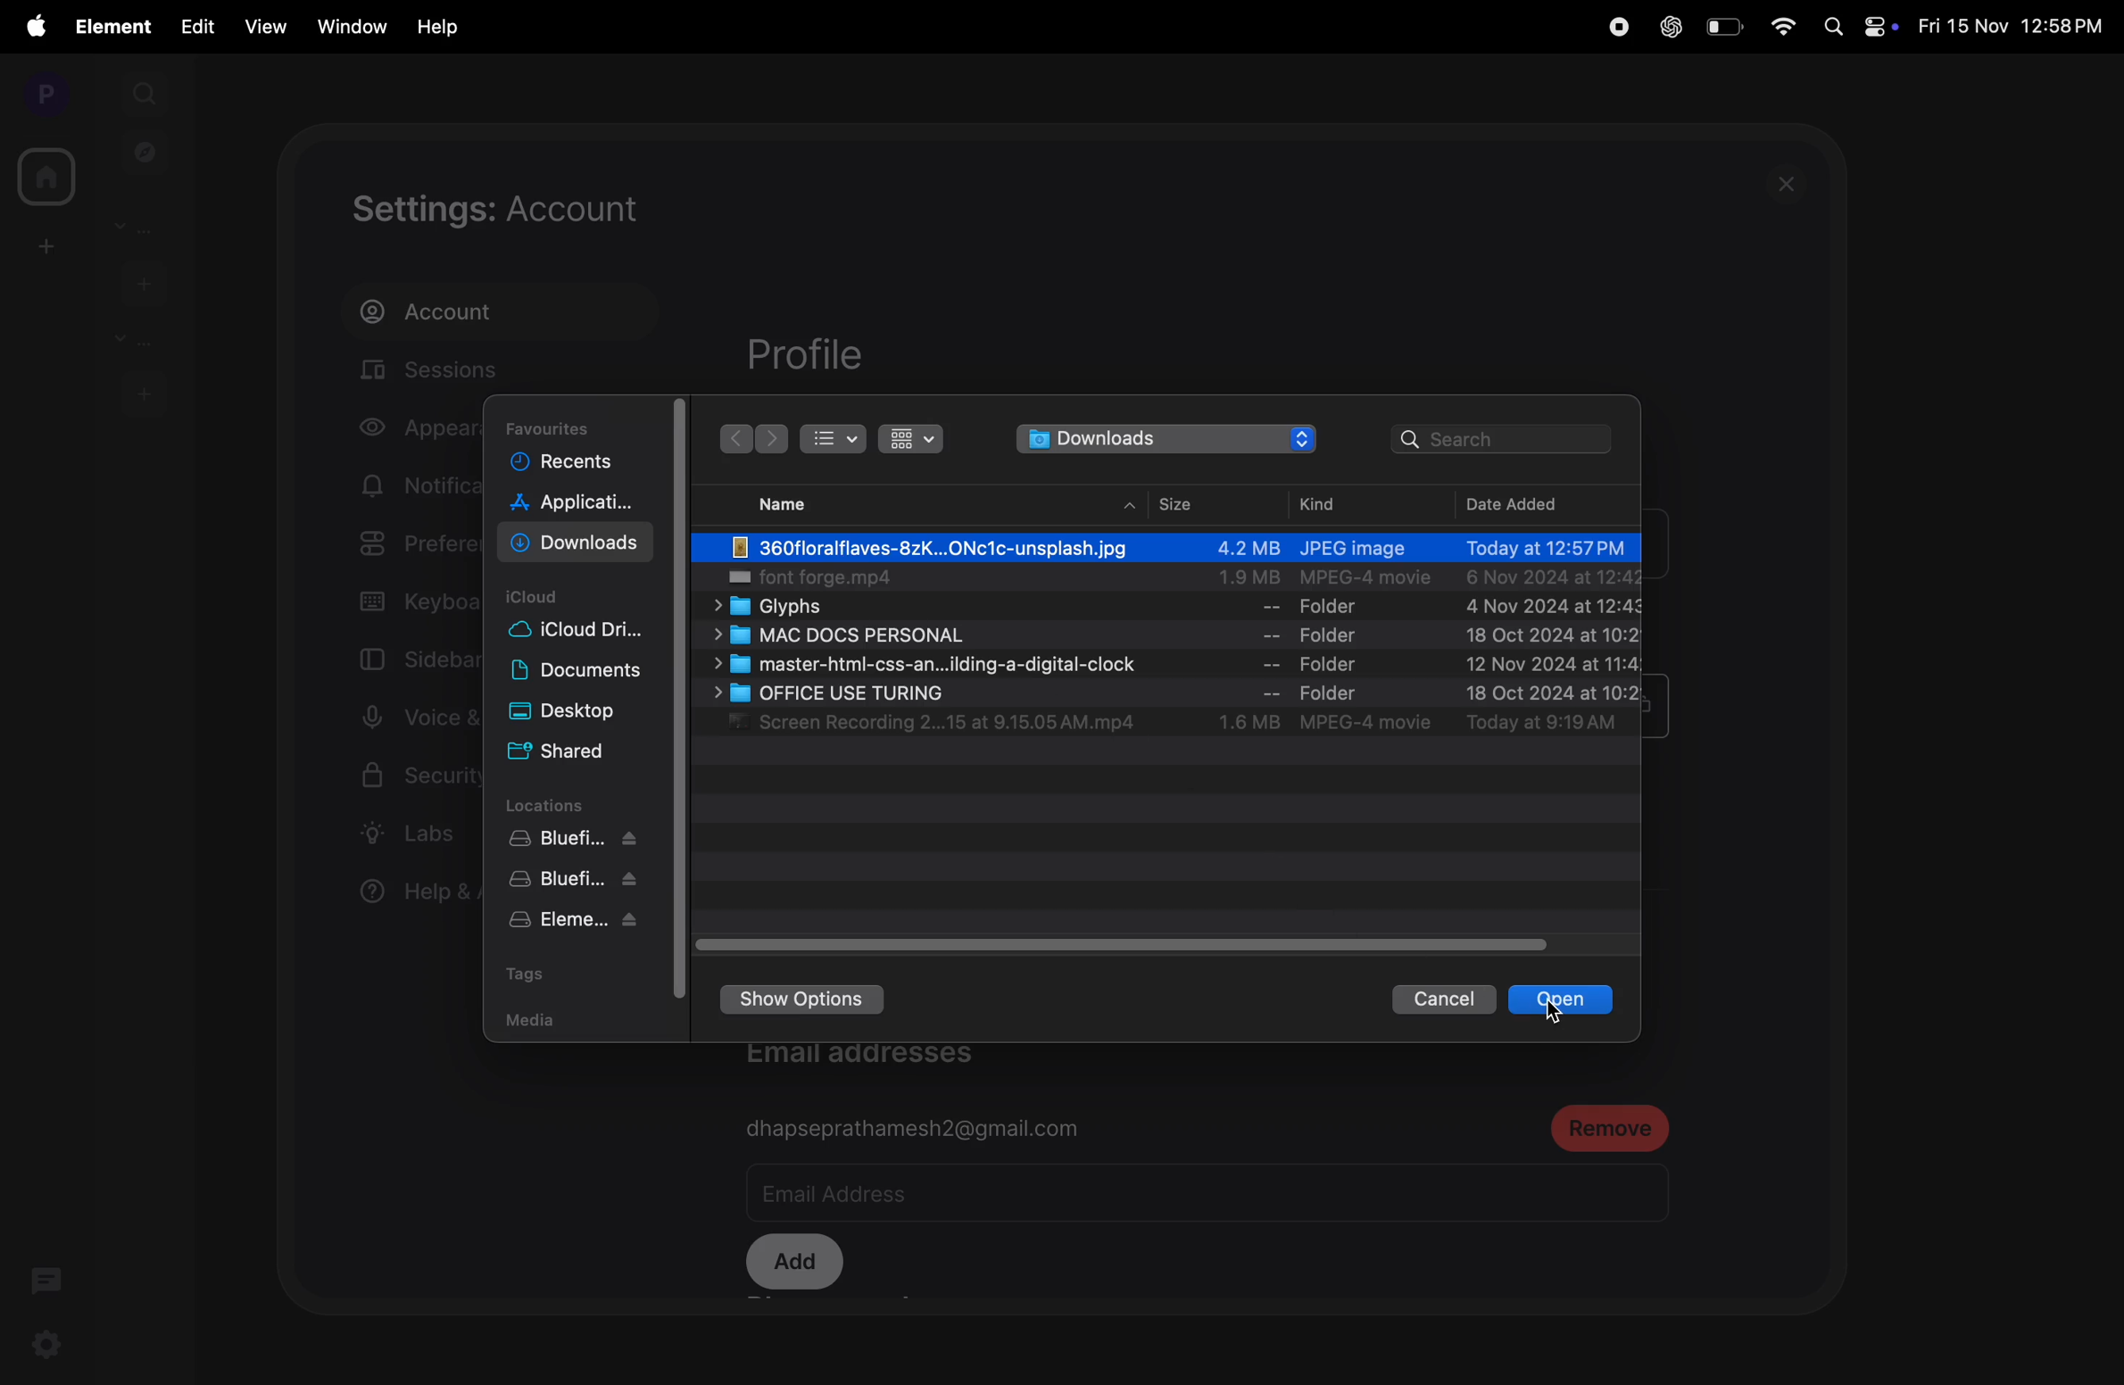 This screenshot has height=1385, width=2124. What do you see at coordinates (568, 974) in the screenshot?
I see `tags` at bounding box center [568, 974].